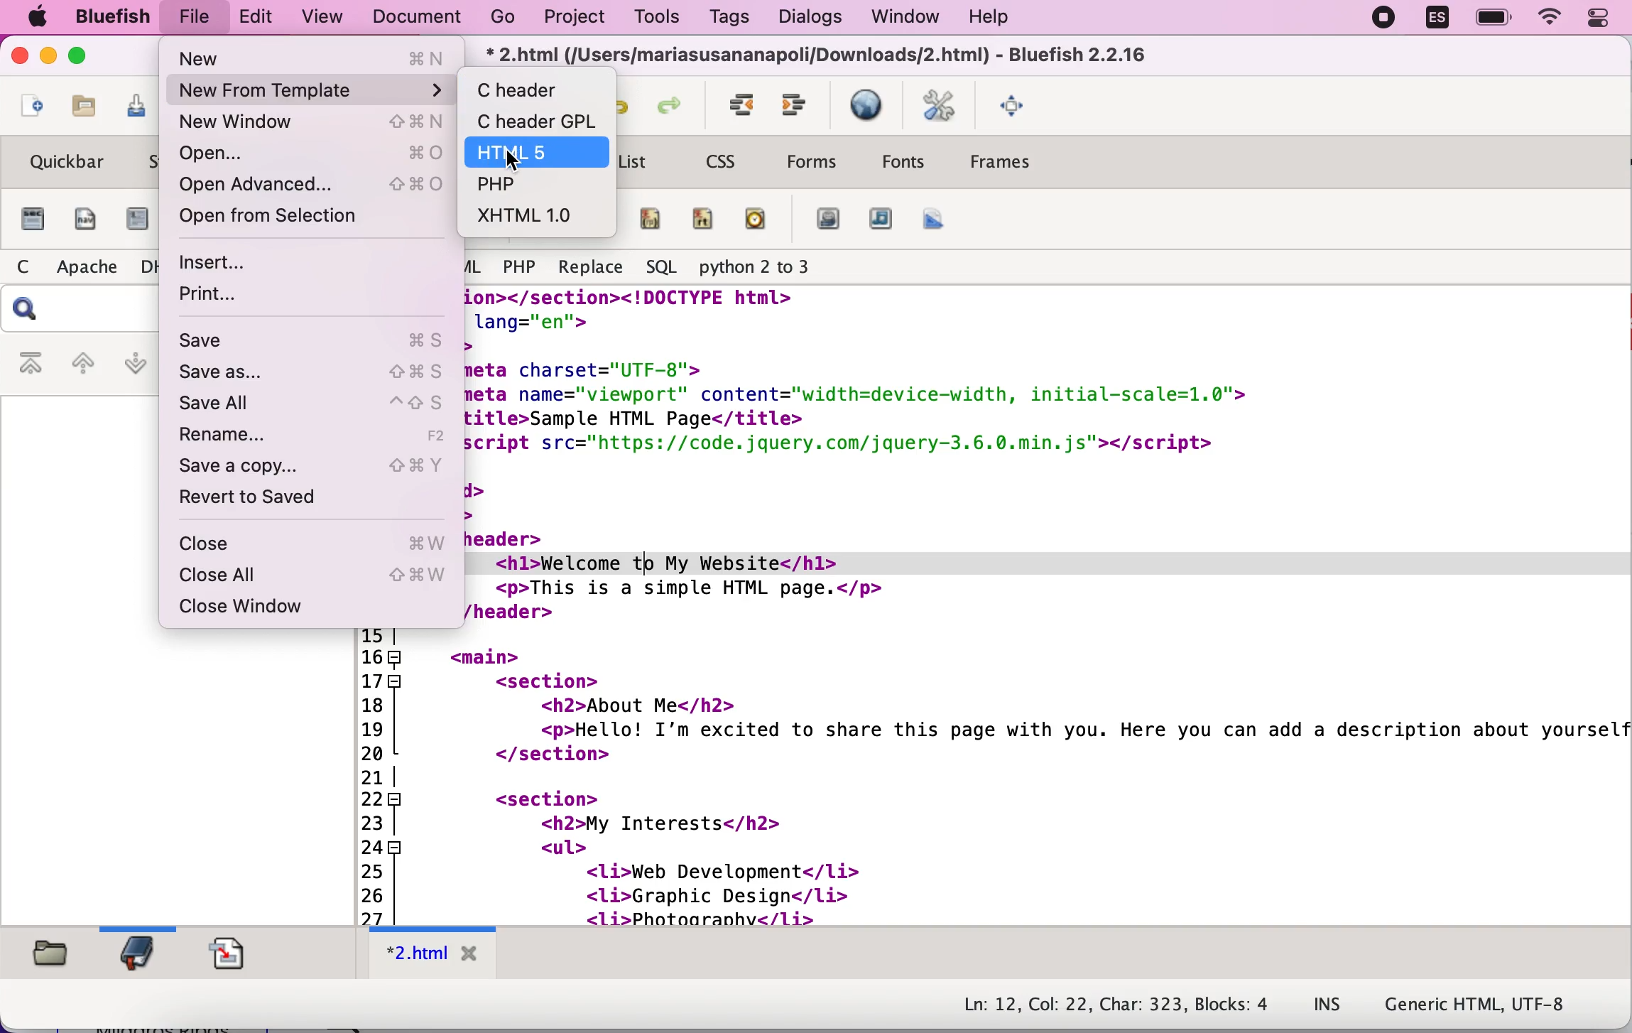  Describe the element at coordinates (655, 16) in the screenshot. I see `tools` at that location.